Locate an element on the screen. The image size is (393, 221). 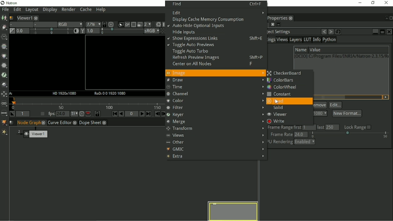
Display cahe memory consumption is located at coordinates (211, 19).